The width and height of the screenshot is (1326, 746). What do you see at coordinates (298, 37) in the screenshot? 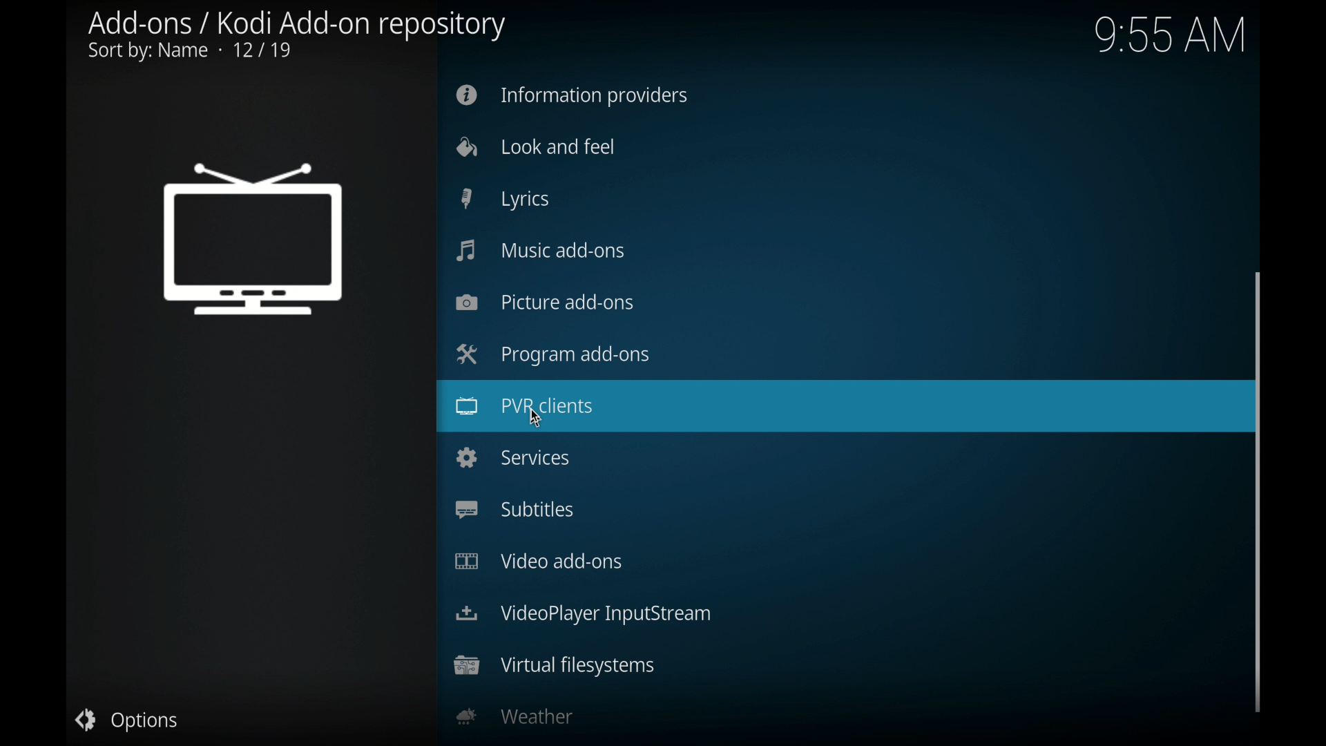
I see `add-ons/ kodi add-on repository` at bounding box center [298, 37].